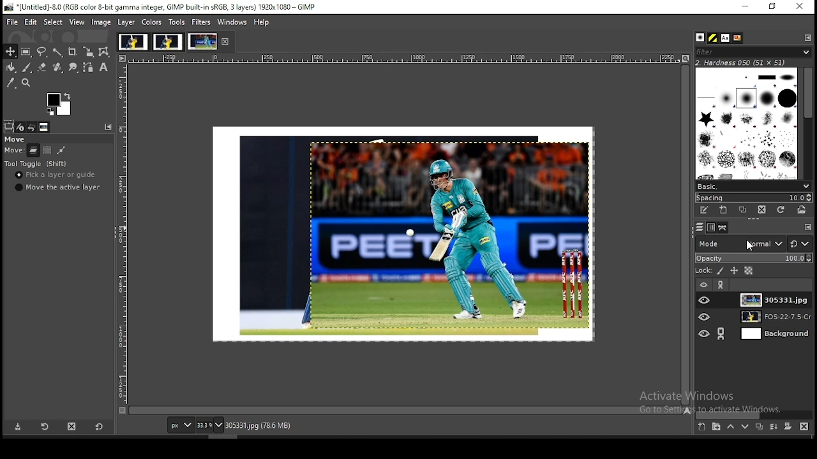  I want to click on duplicate this brush, so click(745, 210).